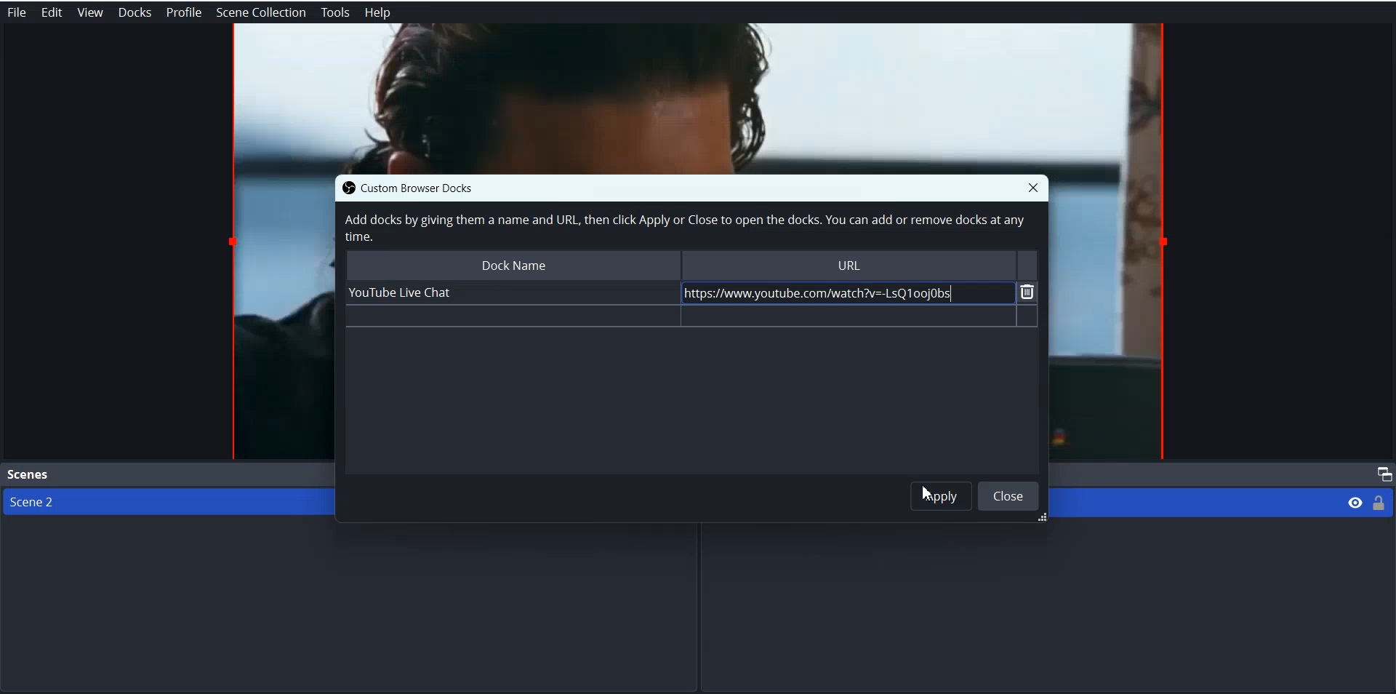 The height and width of the screenshot is (694, 1396). What do you see at coordinates (135, 12) in the screenshot?
I see `Docks` at bounding box center [135, 12].